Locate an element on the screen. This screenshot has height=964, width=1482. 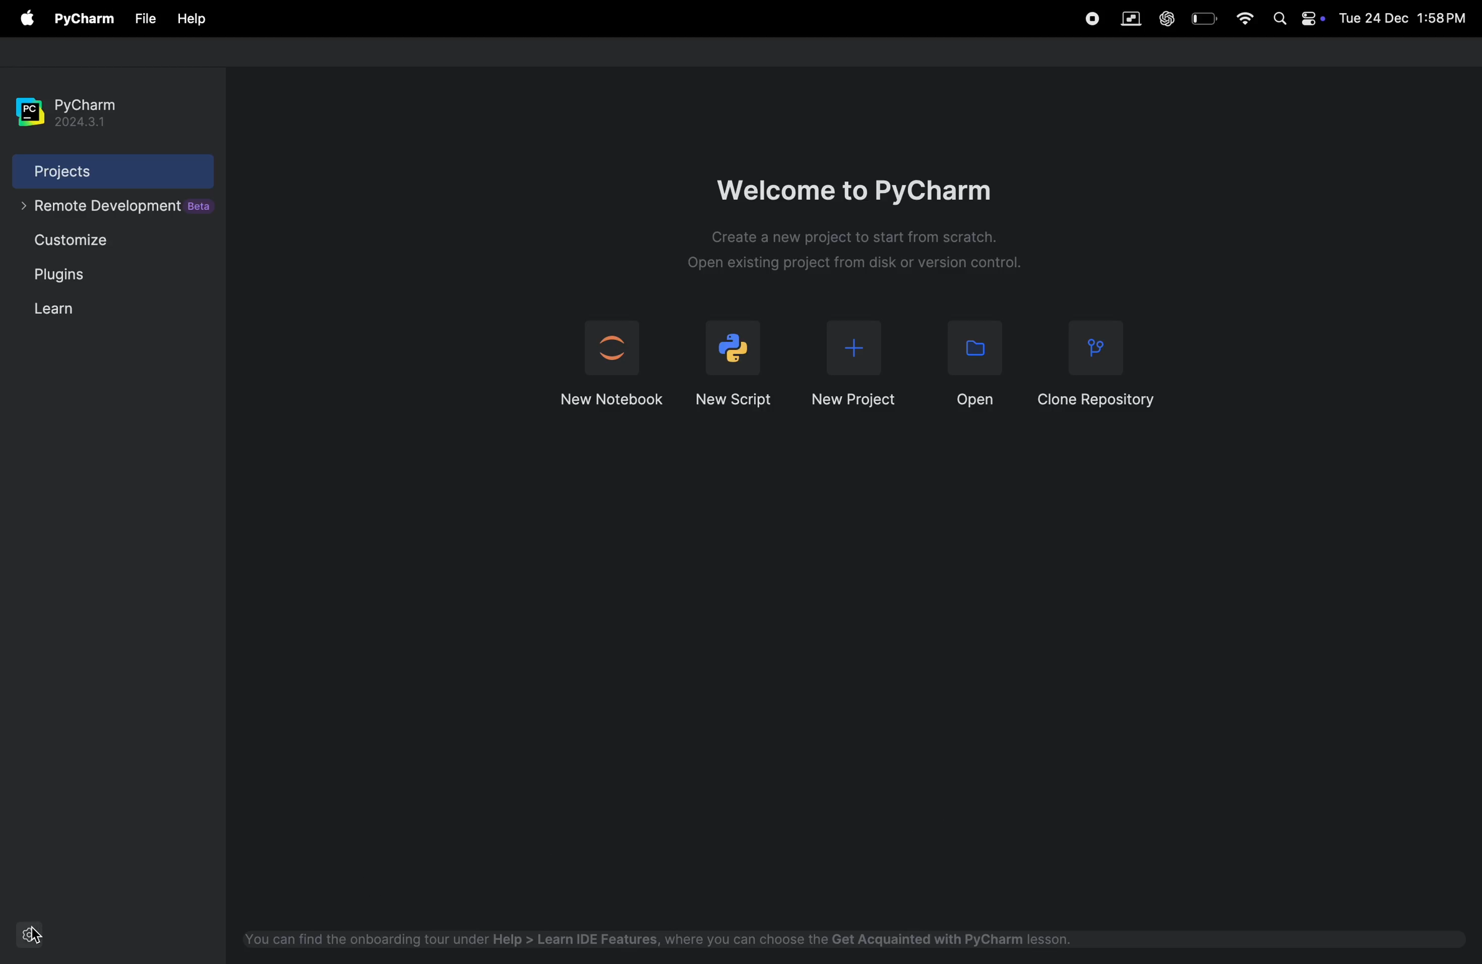
pycharm 2024.3.1 is located at coordinates (73, 105).